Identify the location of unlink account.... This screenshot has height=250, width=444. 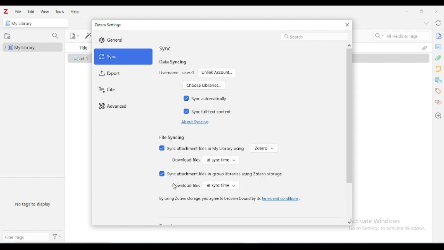
(217, 72).